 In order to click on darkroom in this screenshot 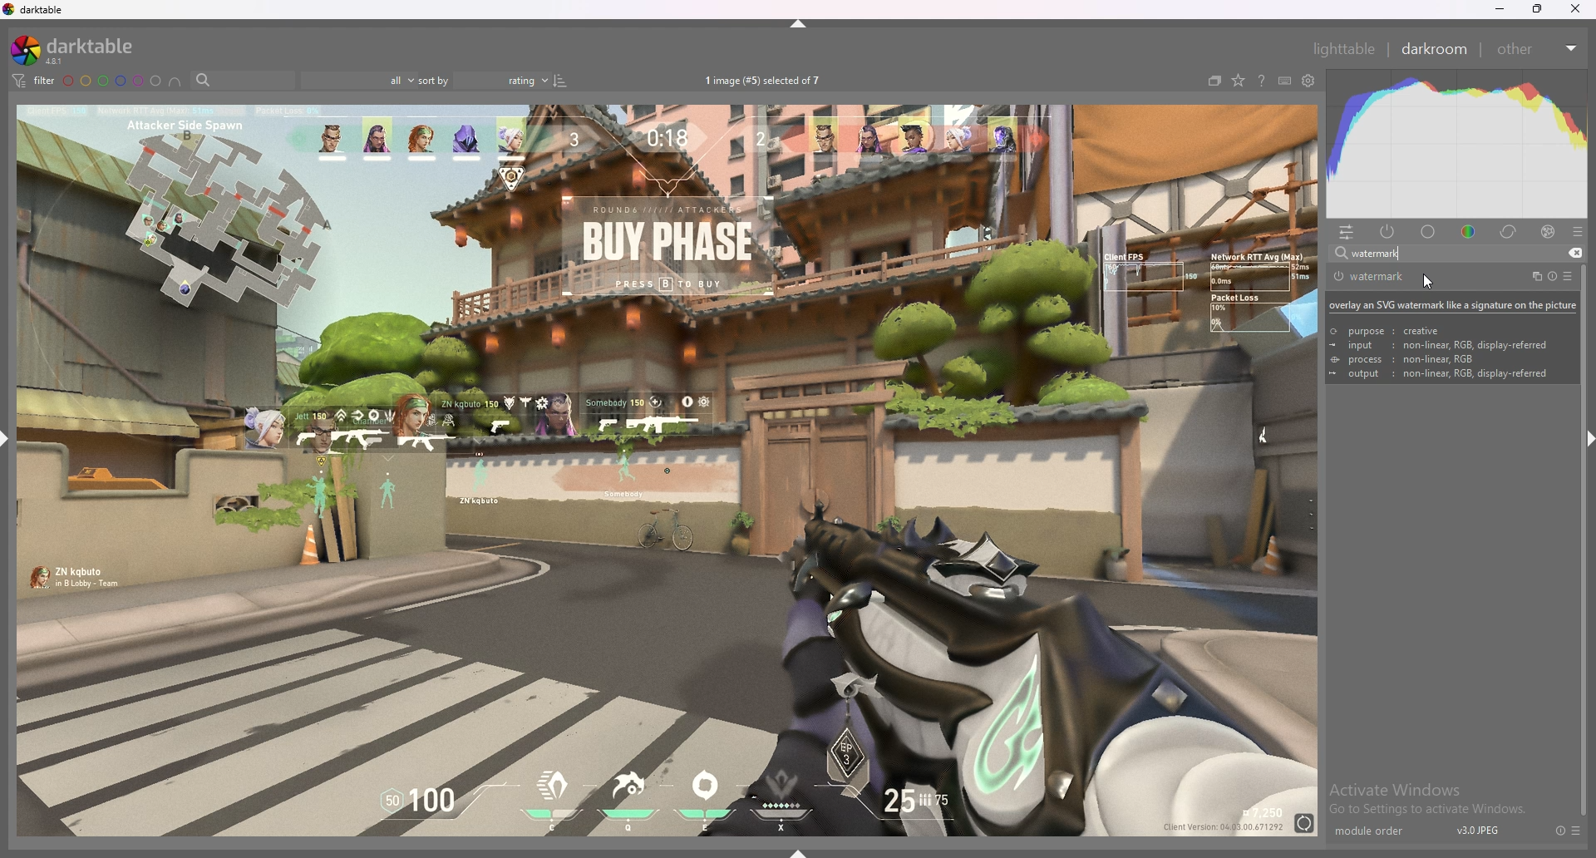, I will do `click(1436, 47)`.